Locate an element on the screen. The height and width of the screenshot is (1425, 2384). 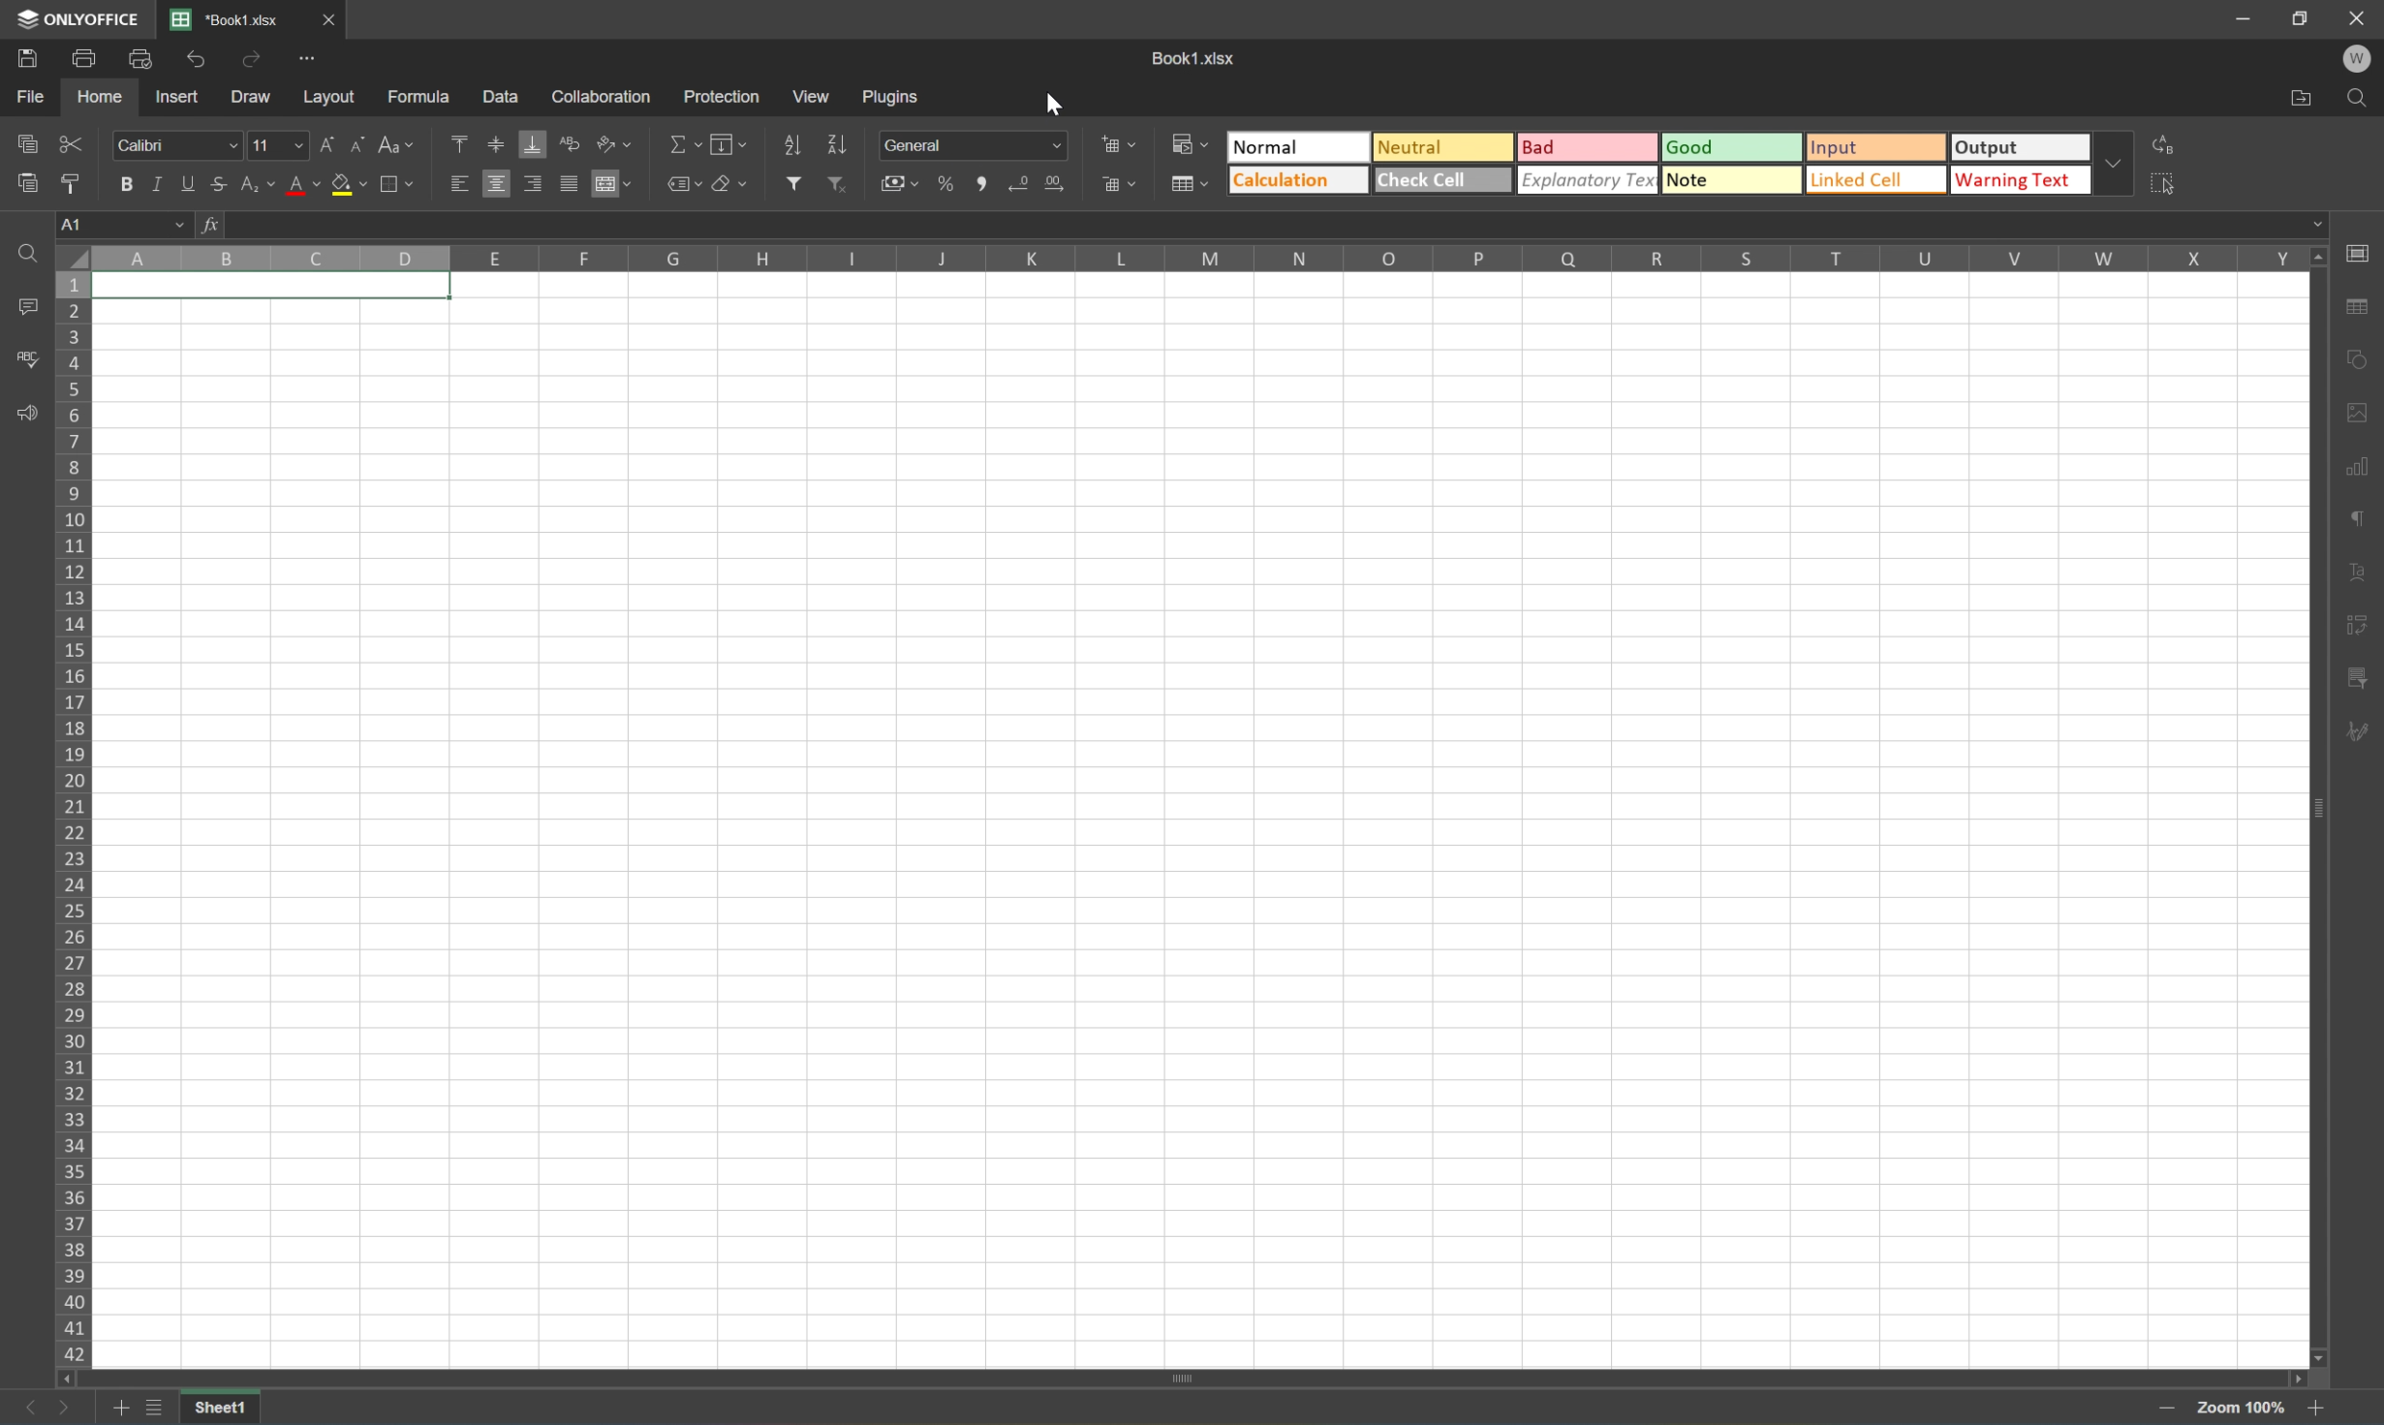
Linked cell is located at coordinates (1878, 181).